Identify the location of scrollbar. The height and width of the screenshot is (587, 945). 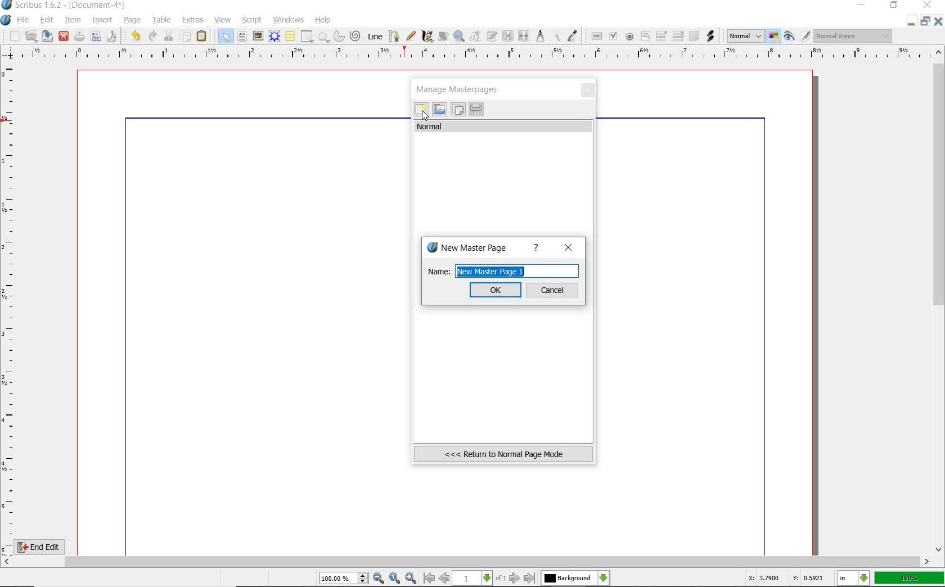
(467, 562).